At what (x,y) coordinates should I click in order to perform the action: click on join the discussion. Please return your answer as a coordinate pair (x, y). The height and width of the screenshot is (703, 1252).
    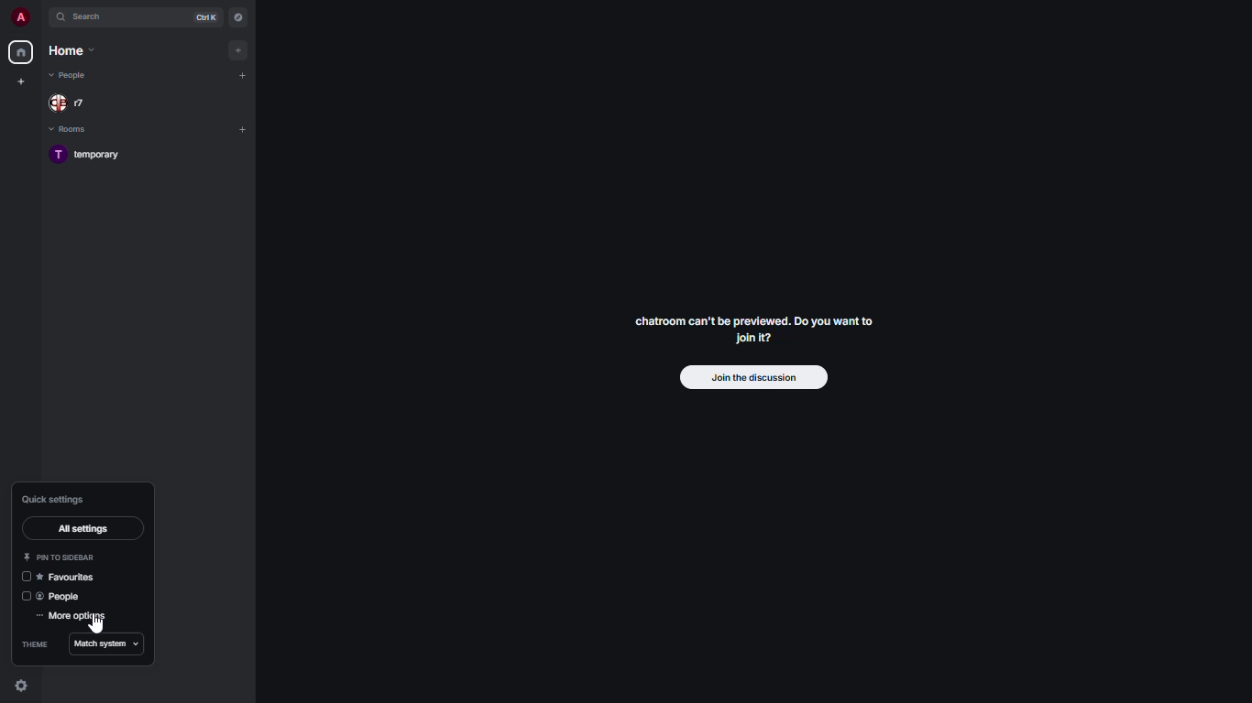
    Looking at the image, I should click on (755, 378).